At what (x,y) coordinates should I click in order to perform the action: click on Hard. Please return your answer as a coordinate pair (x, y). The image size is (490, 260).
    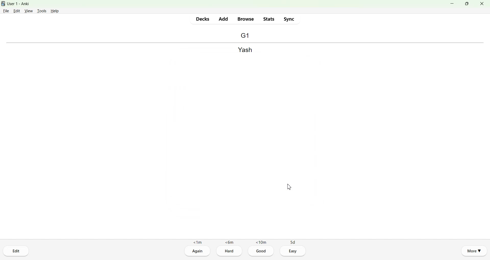
    Looking at the image, I should click on (229, 252).